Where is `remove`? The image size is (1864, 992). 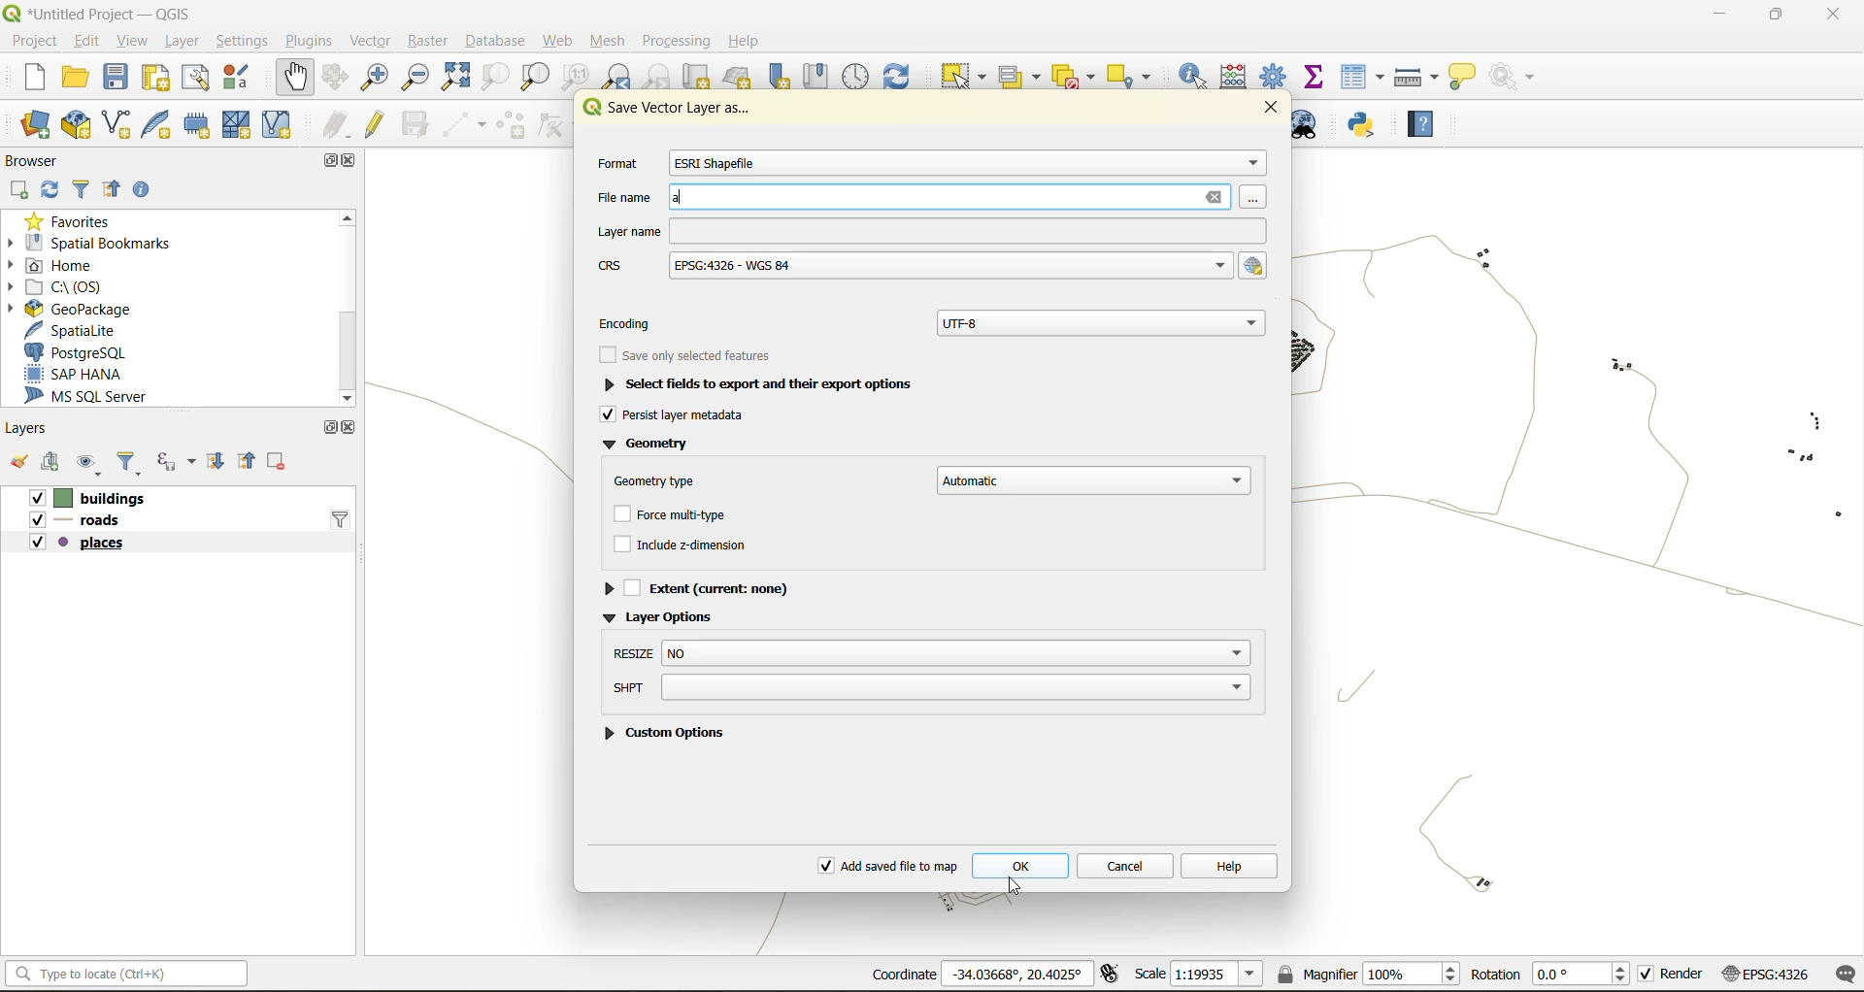
remove is located at coordinates (280, 463).